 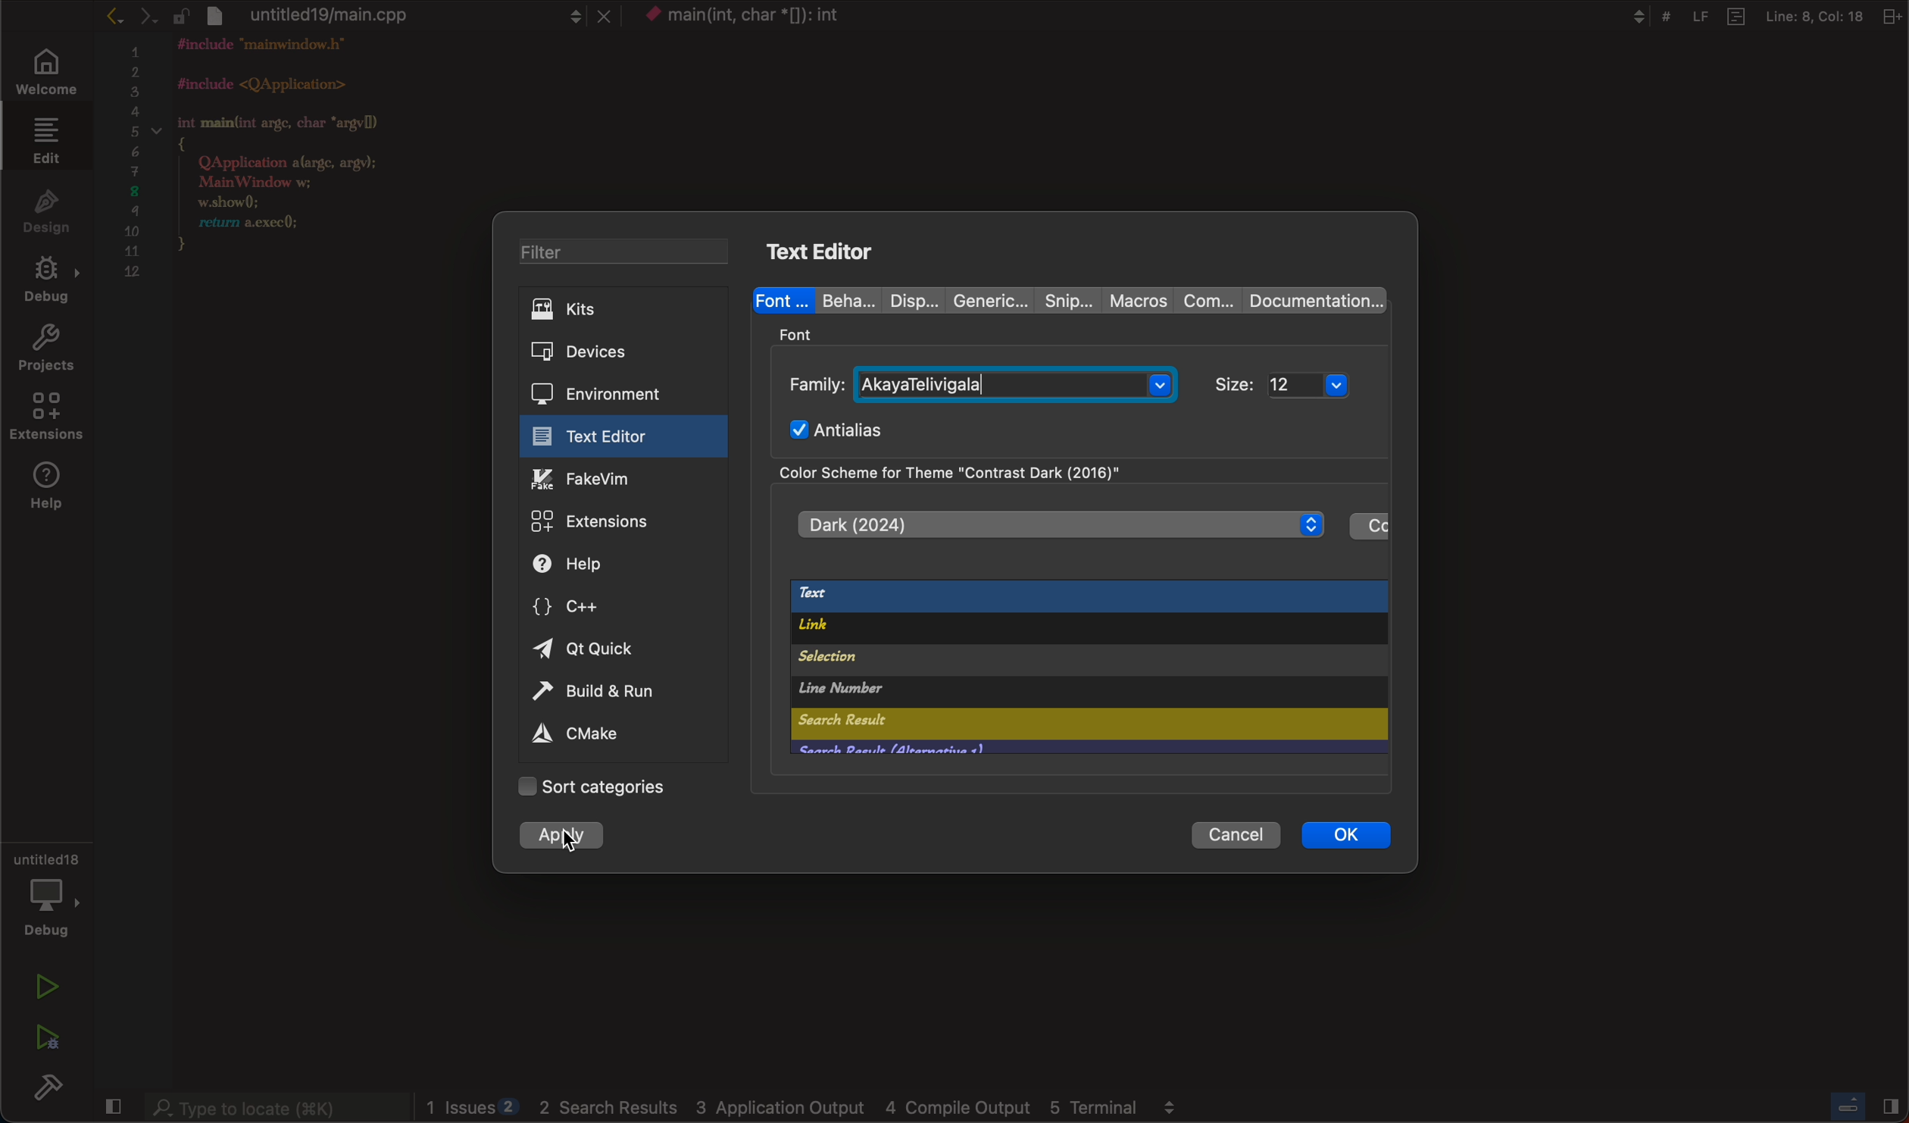 What do you see at coordinates (1867, 1107) in the screenshot?
I see `close sidebar` at bounding box center [1867, 1107].